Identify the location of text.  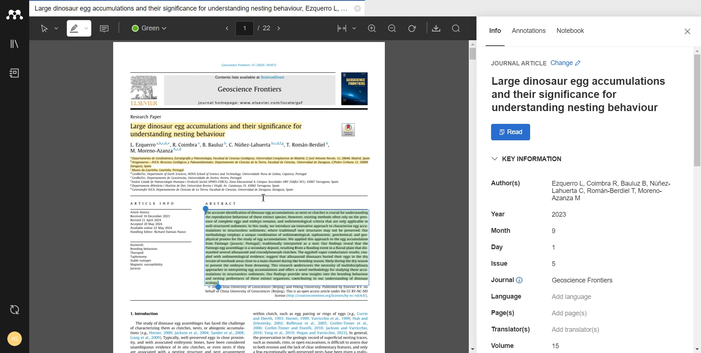
(556, 246).